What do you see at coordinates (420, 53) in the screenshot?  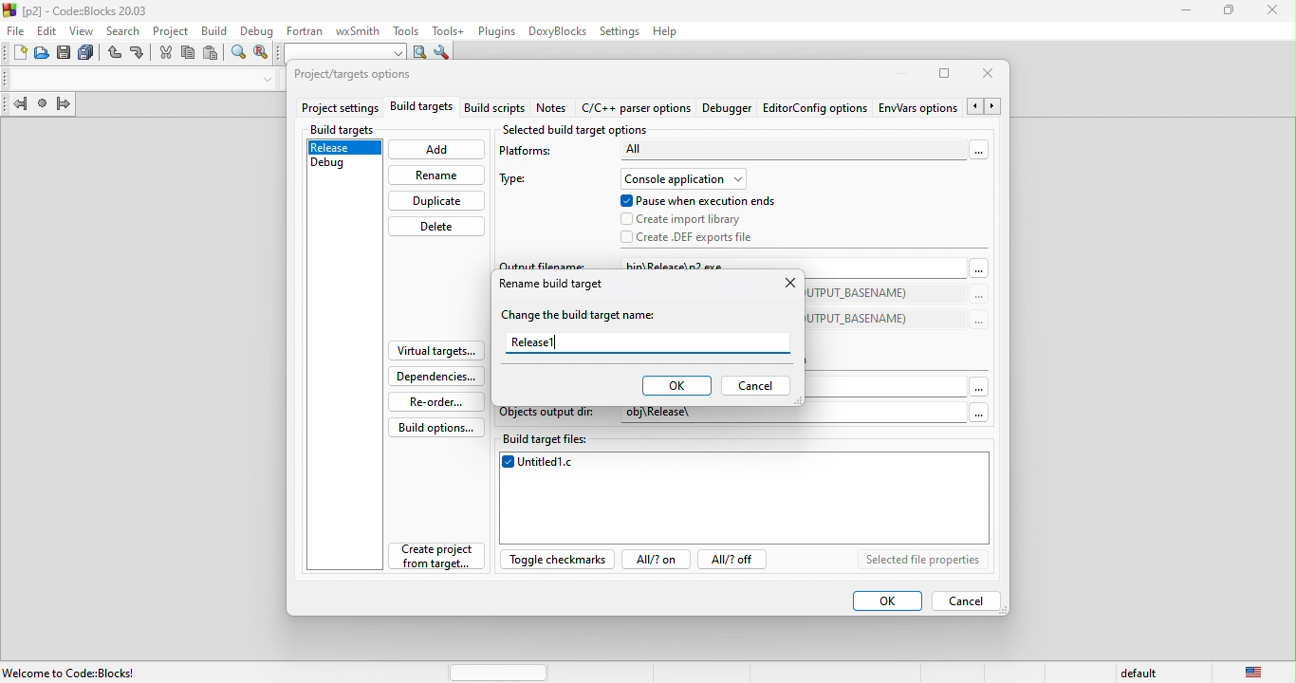 I see `run search` at bounding box center [420, 53].